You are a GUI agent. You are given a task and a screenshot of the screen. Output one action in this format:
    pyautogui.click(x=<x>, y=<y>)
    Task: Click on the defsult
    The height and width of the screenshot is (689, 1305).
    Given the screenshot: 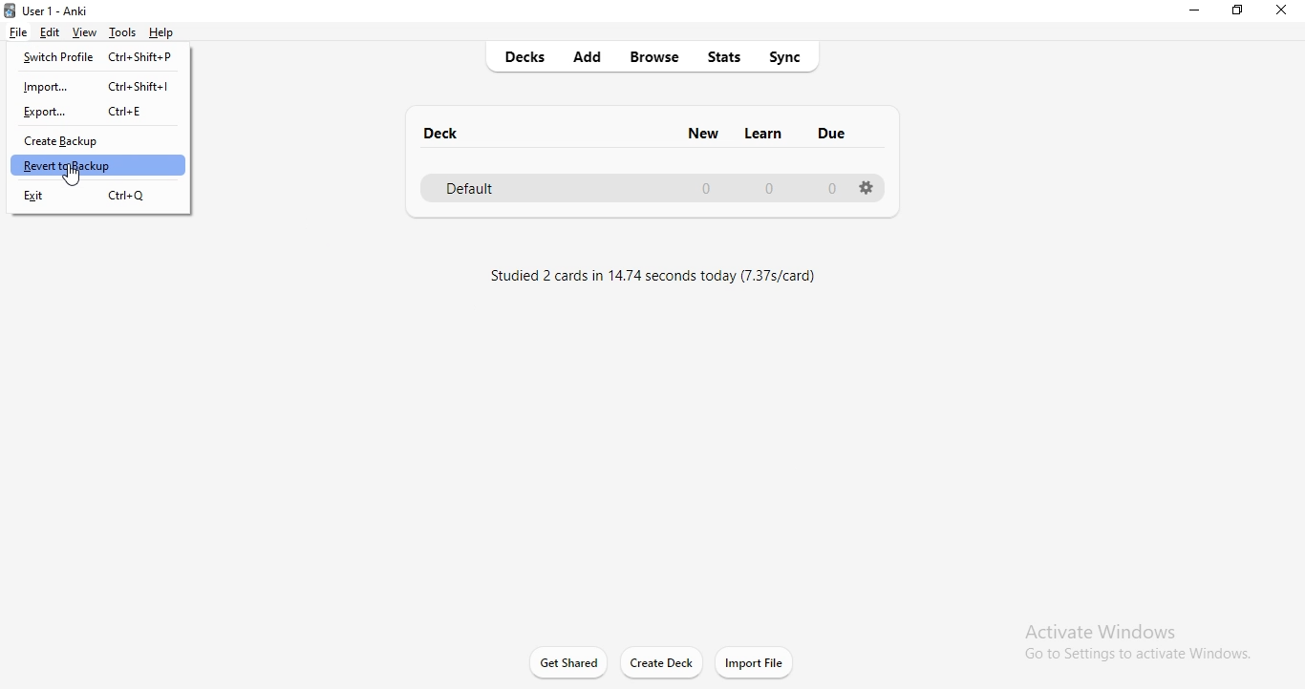 What is the action you would take?
    pyautogui.click(x=641, y=187)
    